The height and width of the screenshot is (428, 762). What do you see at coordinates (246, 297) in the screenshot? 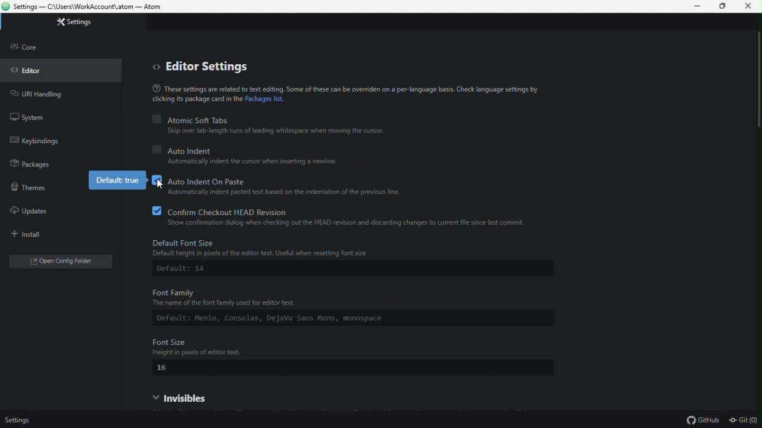
I see `Font Family
‘The name of the font family used for editor text.` at bounding box center [246, 297].